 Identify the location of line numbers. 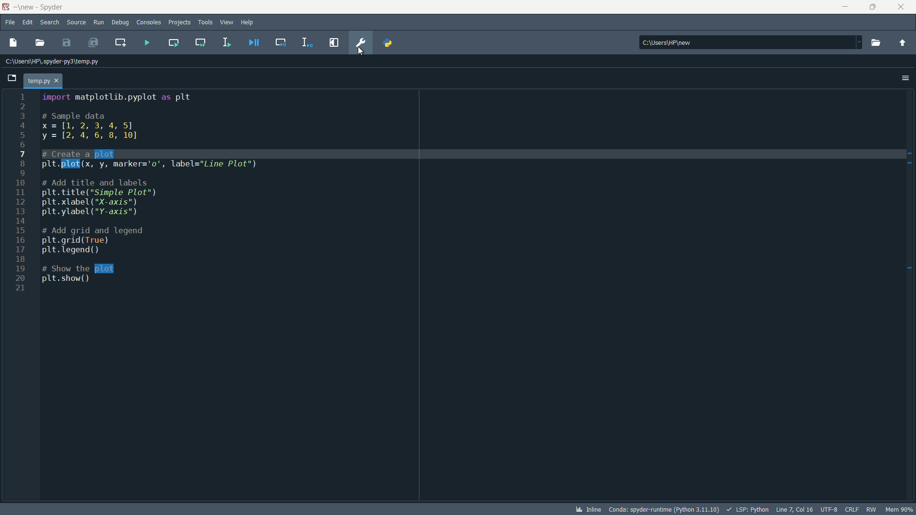
(19, 194).